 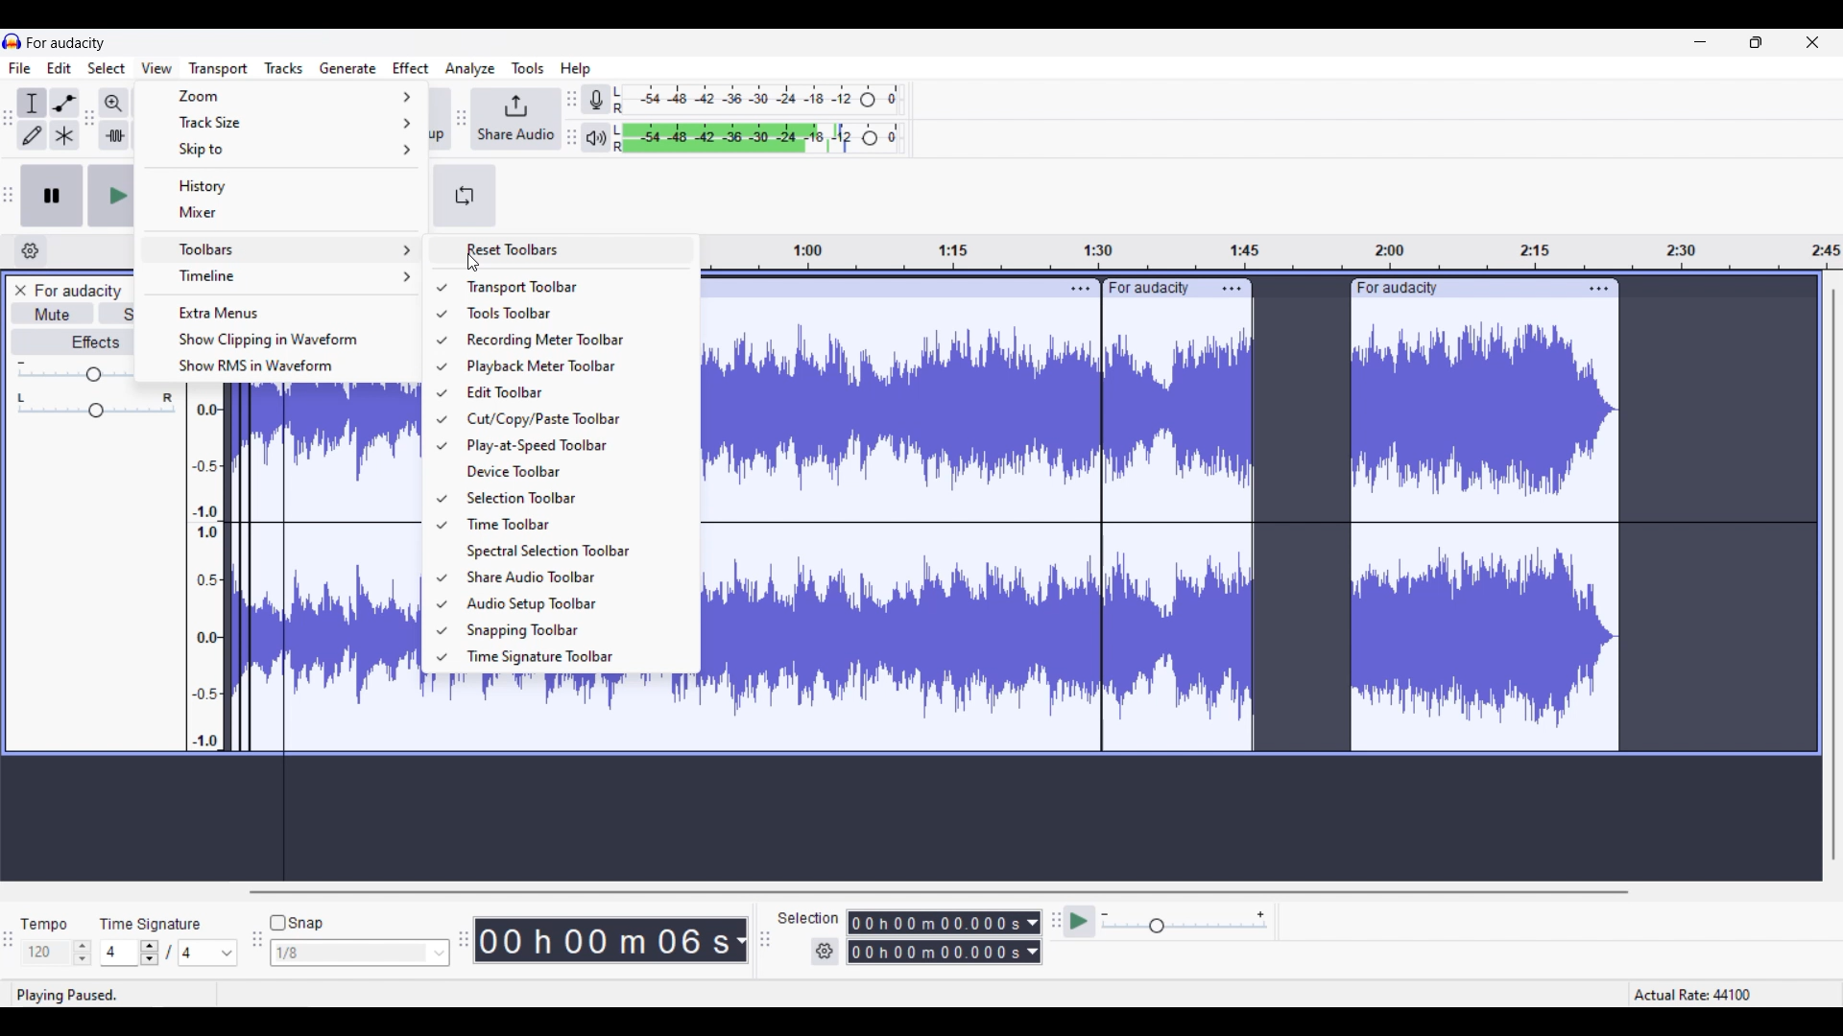 What do you see at coordinates (78, 291) in the screenshot?
I see `For audacity` at bounding box center [78, 291].